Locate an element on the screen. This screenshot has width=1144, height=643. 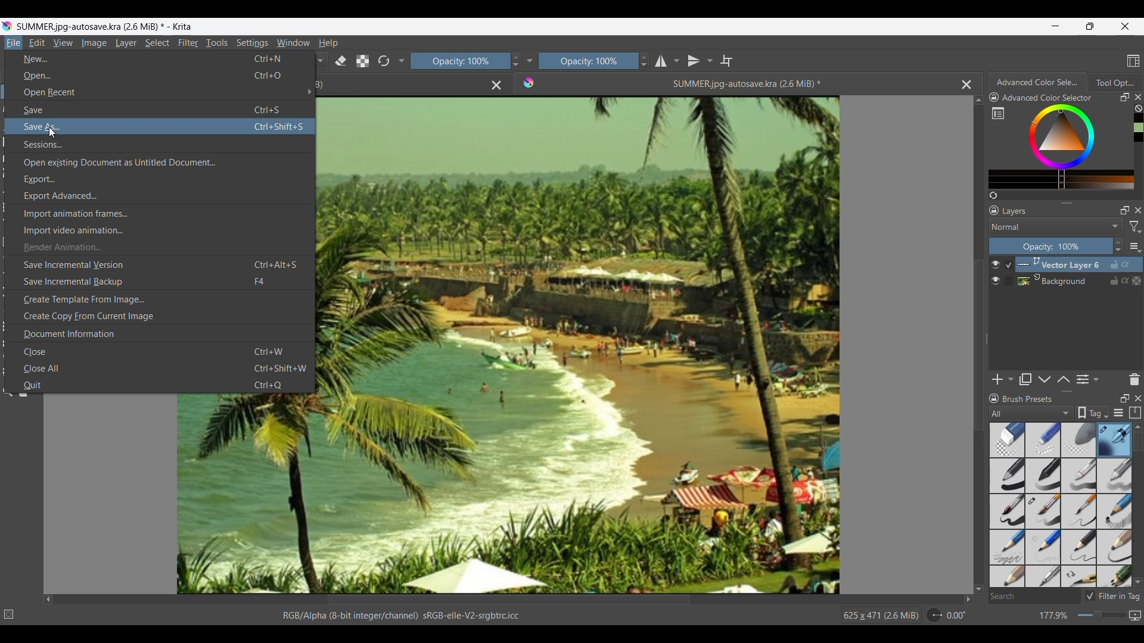
View is located at coordinates (63, 43).